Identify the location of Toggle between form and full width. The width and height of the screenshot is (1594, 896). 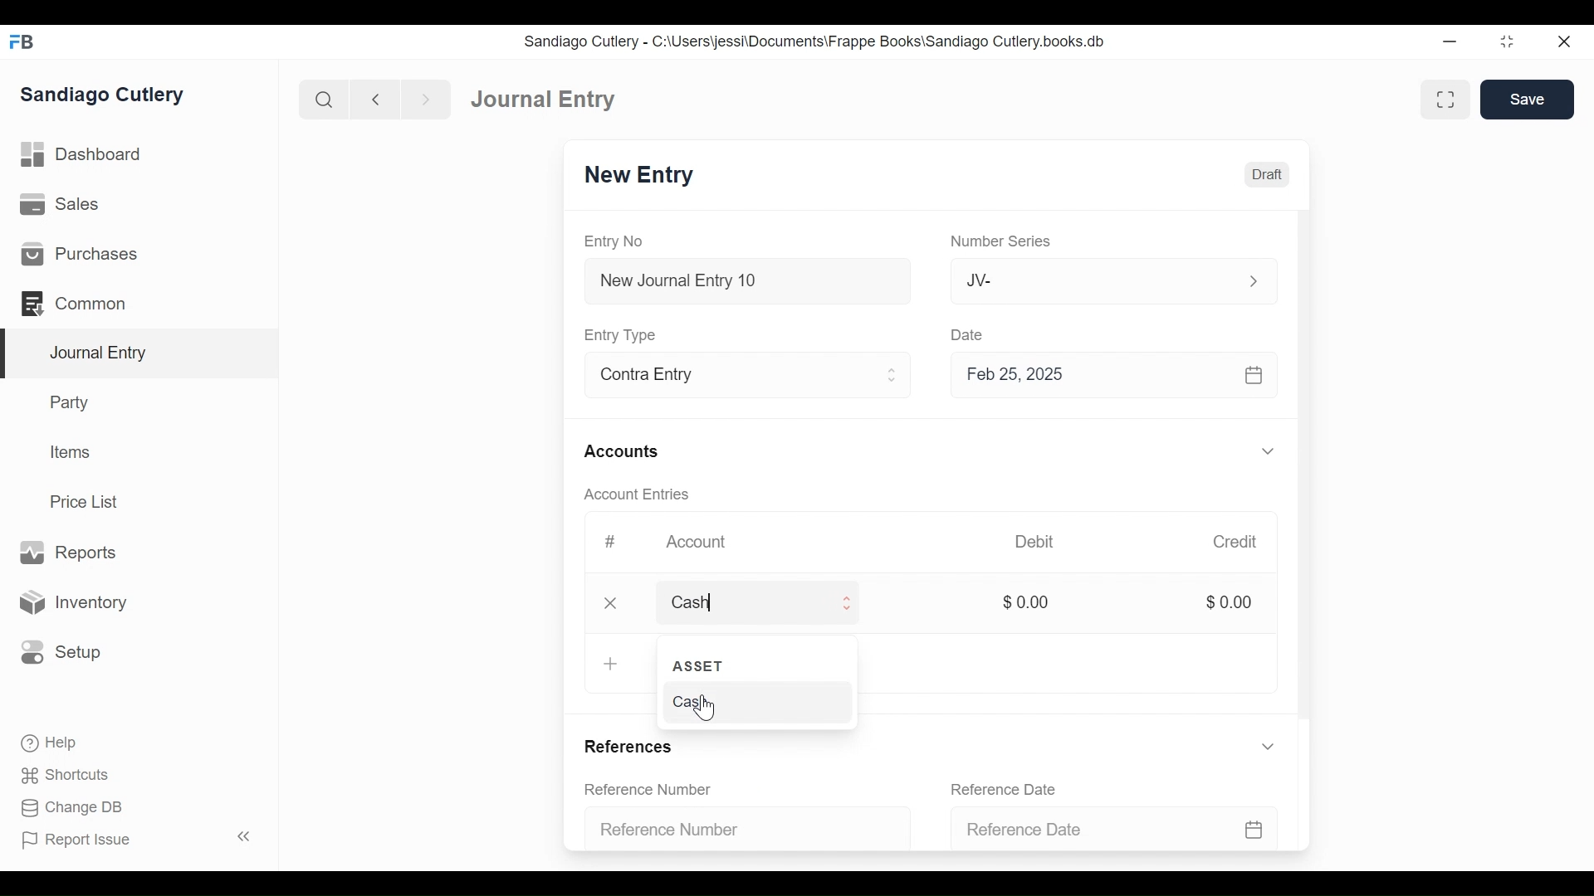
(1443, 98).